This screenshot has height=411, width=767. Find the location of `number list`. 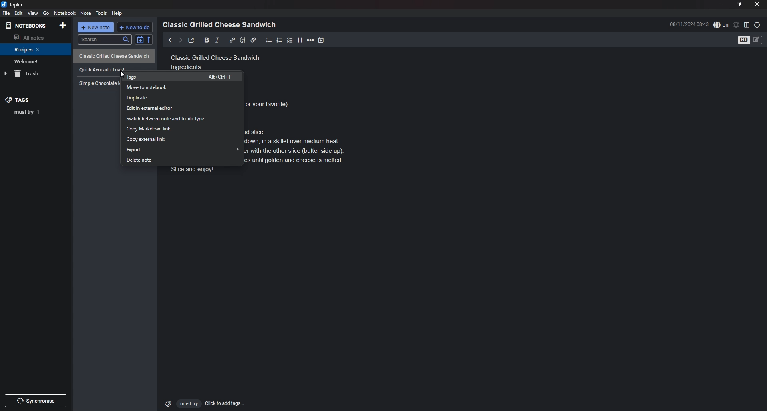

number list is located at coordinates (280, 40).